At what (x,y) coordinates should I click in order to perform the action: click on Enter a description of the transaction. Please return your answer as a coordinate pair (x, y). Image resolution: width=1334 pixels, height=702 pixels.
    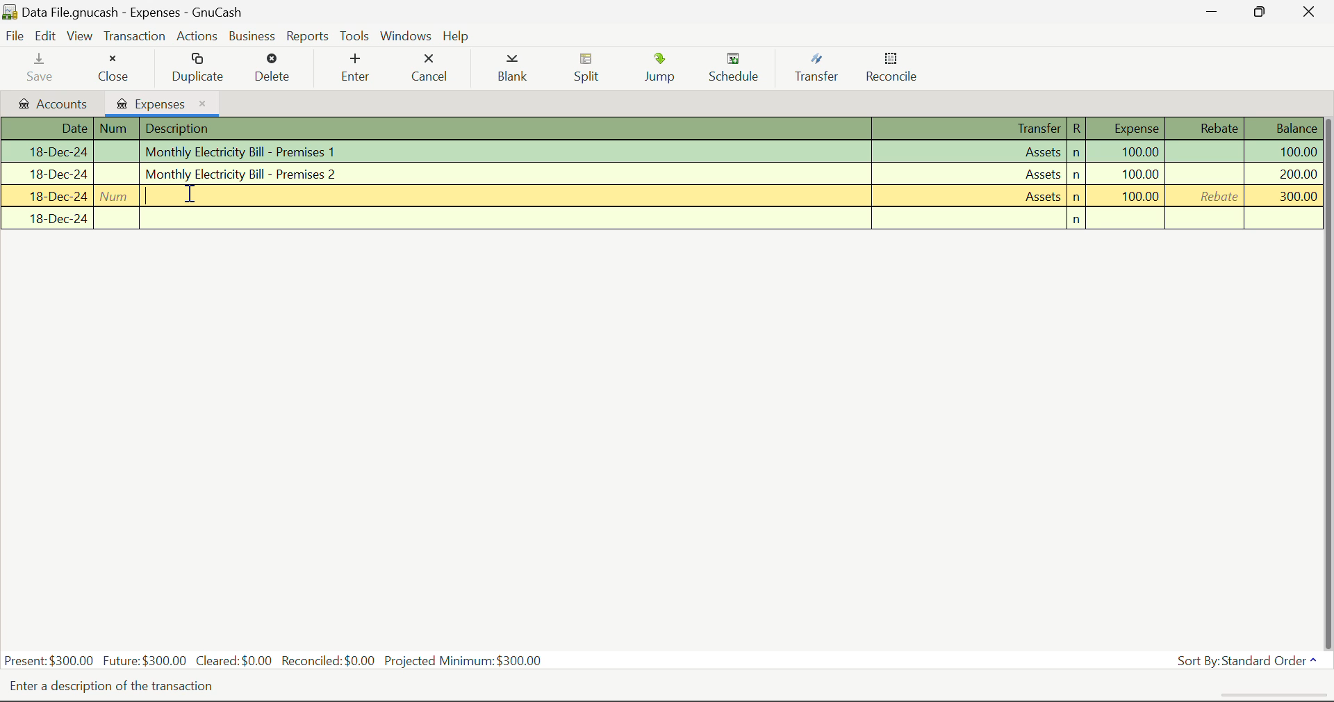
    Looking at the image, I should click on (110, 687).